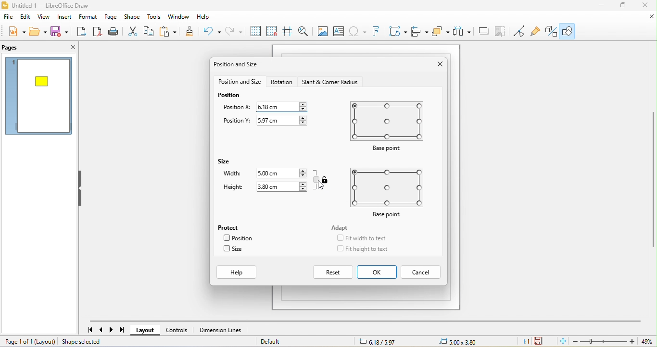  What do you see at coordinates (13, 32) in the screenshot?
I see `new` at bounding box center [13, 32].